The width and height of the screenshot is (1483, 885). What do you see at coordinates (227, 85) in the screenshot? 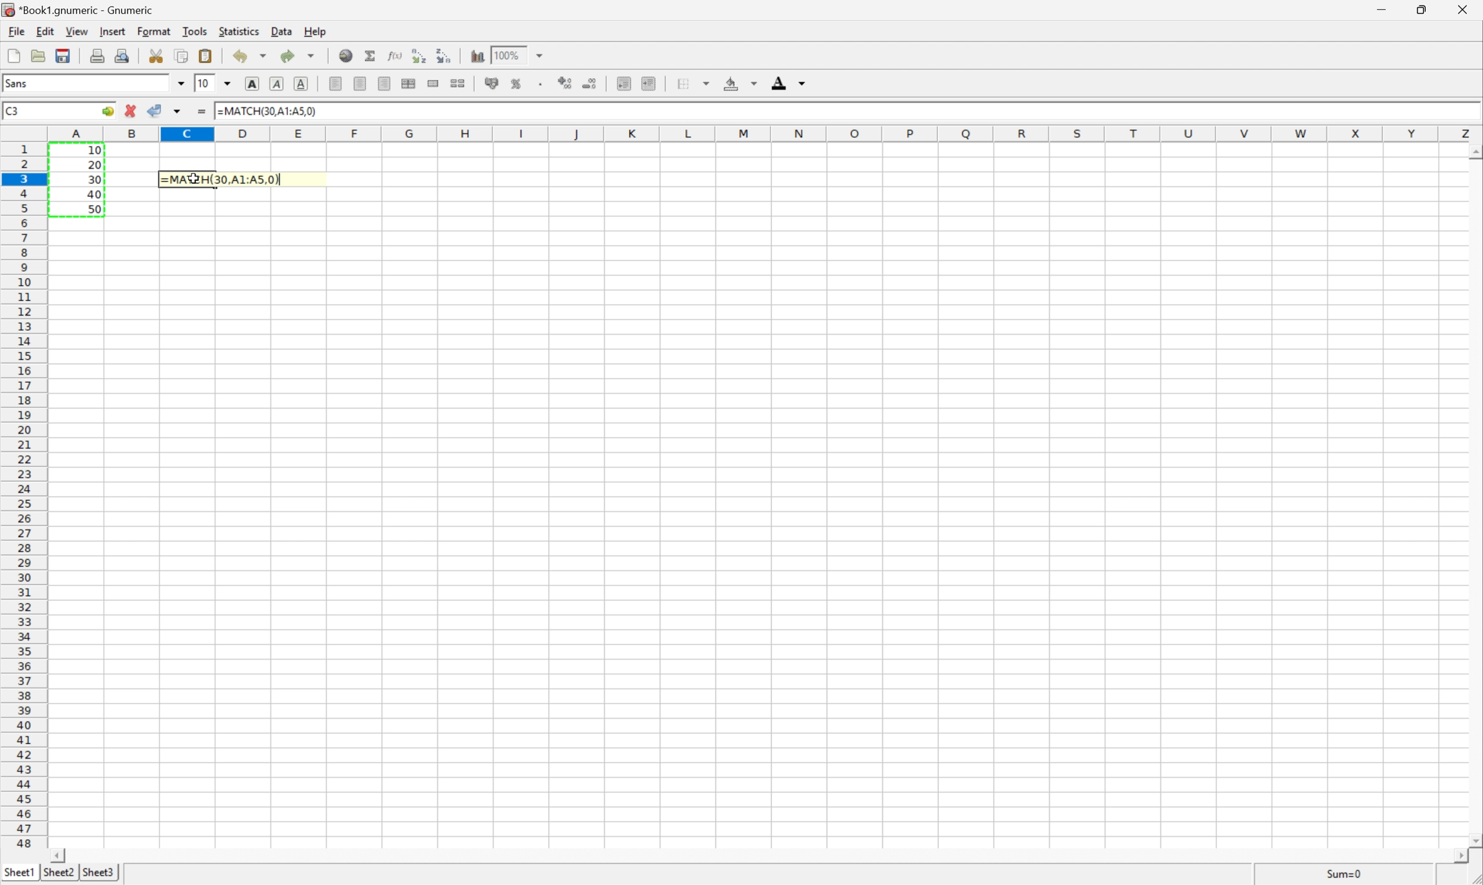
I see `Drop down` at bounding box center [227, 85].